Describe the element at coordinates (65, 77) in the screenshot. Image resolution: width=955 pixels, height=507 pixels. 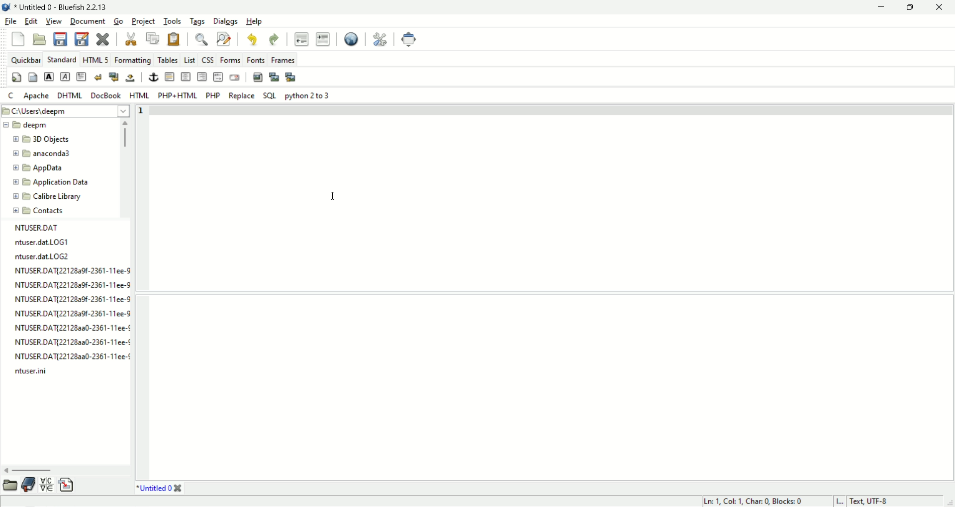
I see `emphasis` at that location.